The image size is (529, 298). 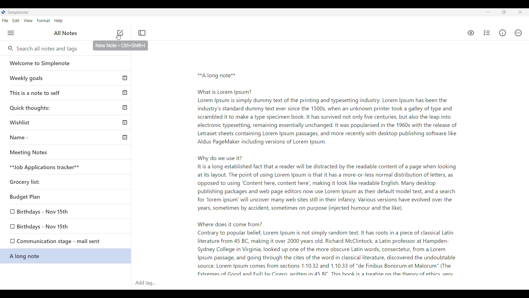 I want to click on Quick thoughts:, so click(x=68, y=107).